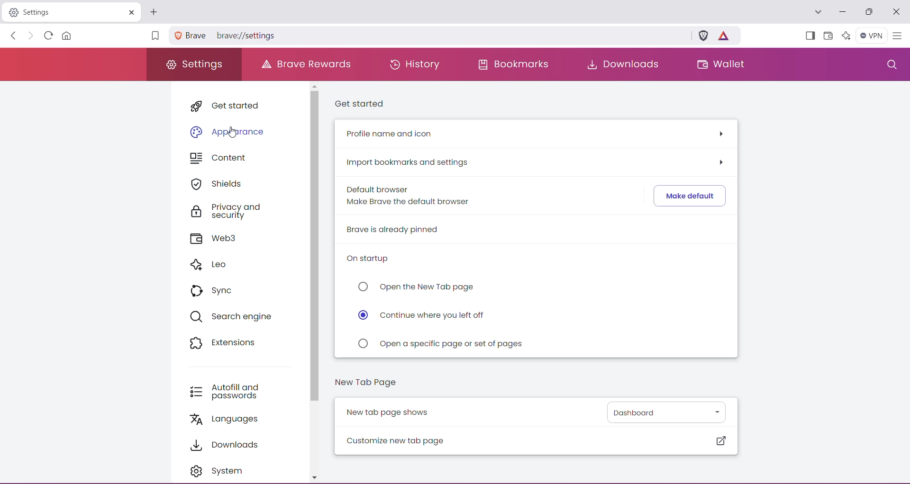  Describe the element at coordinates (215, 184) in the screenshot. I see `Shields` at that location.